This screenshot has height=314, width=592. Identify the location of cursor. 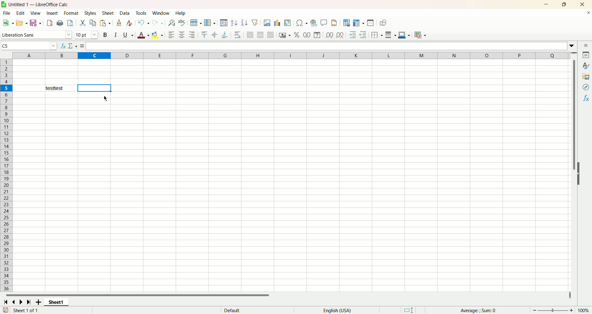
(104, 99).